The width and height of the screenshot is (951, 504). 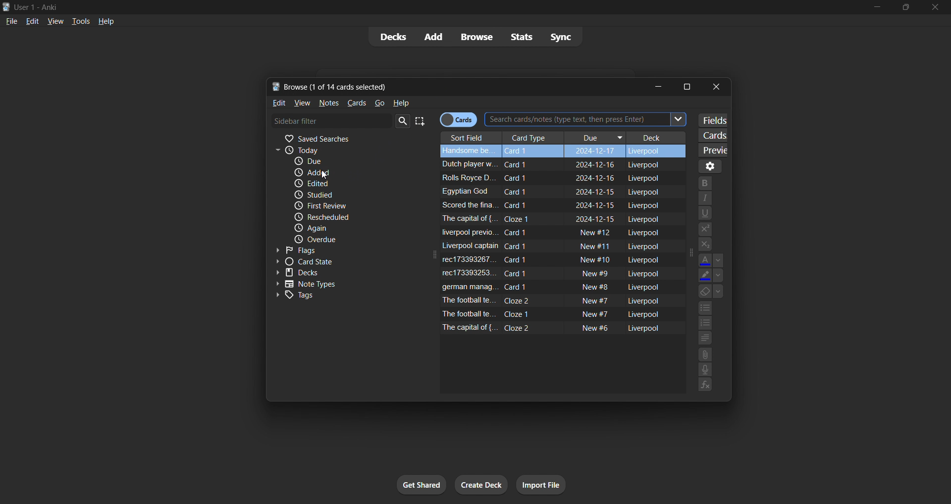 I want to click on close, so click(x=936, y=9).